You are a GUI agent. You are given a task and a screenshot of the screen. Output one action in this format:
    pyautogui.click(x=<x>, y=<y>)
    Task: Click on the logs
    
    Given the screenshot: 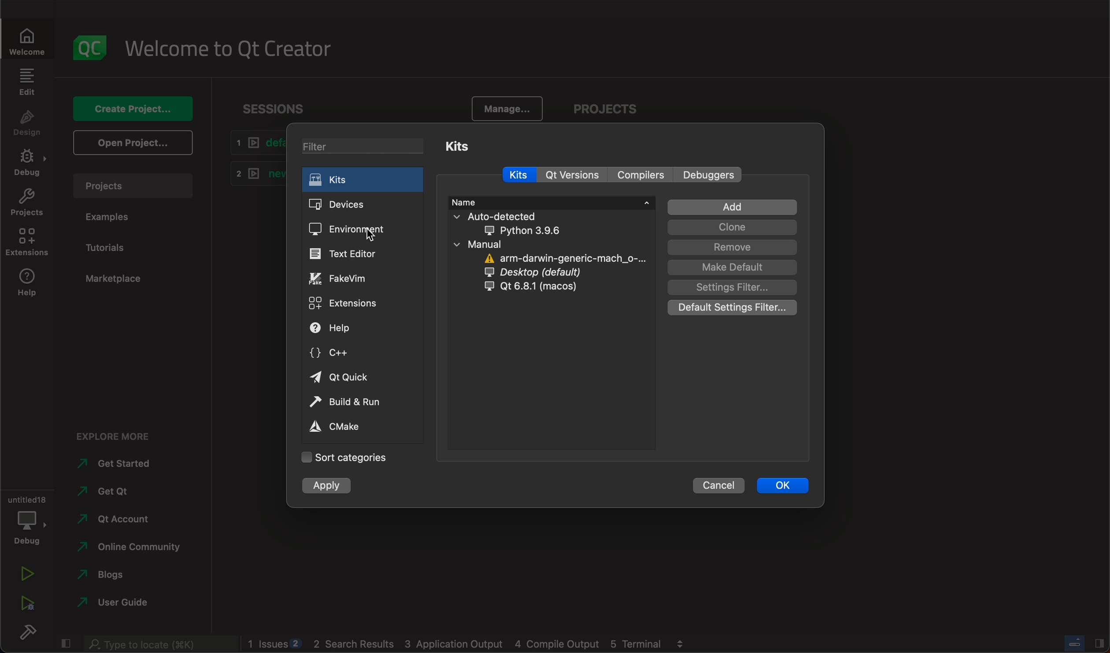 What is the action you would take?
    pyautogui.click(x=469, y=645)
    